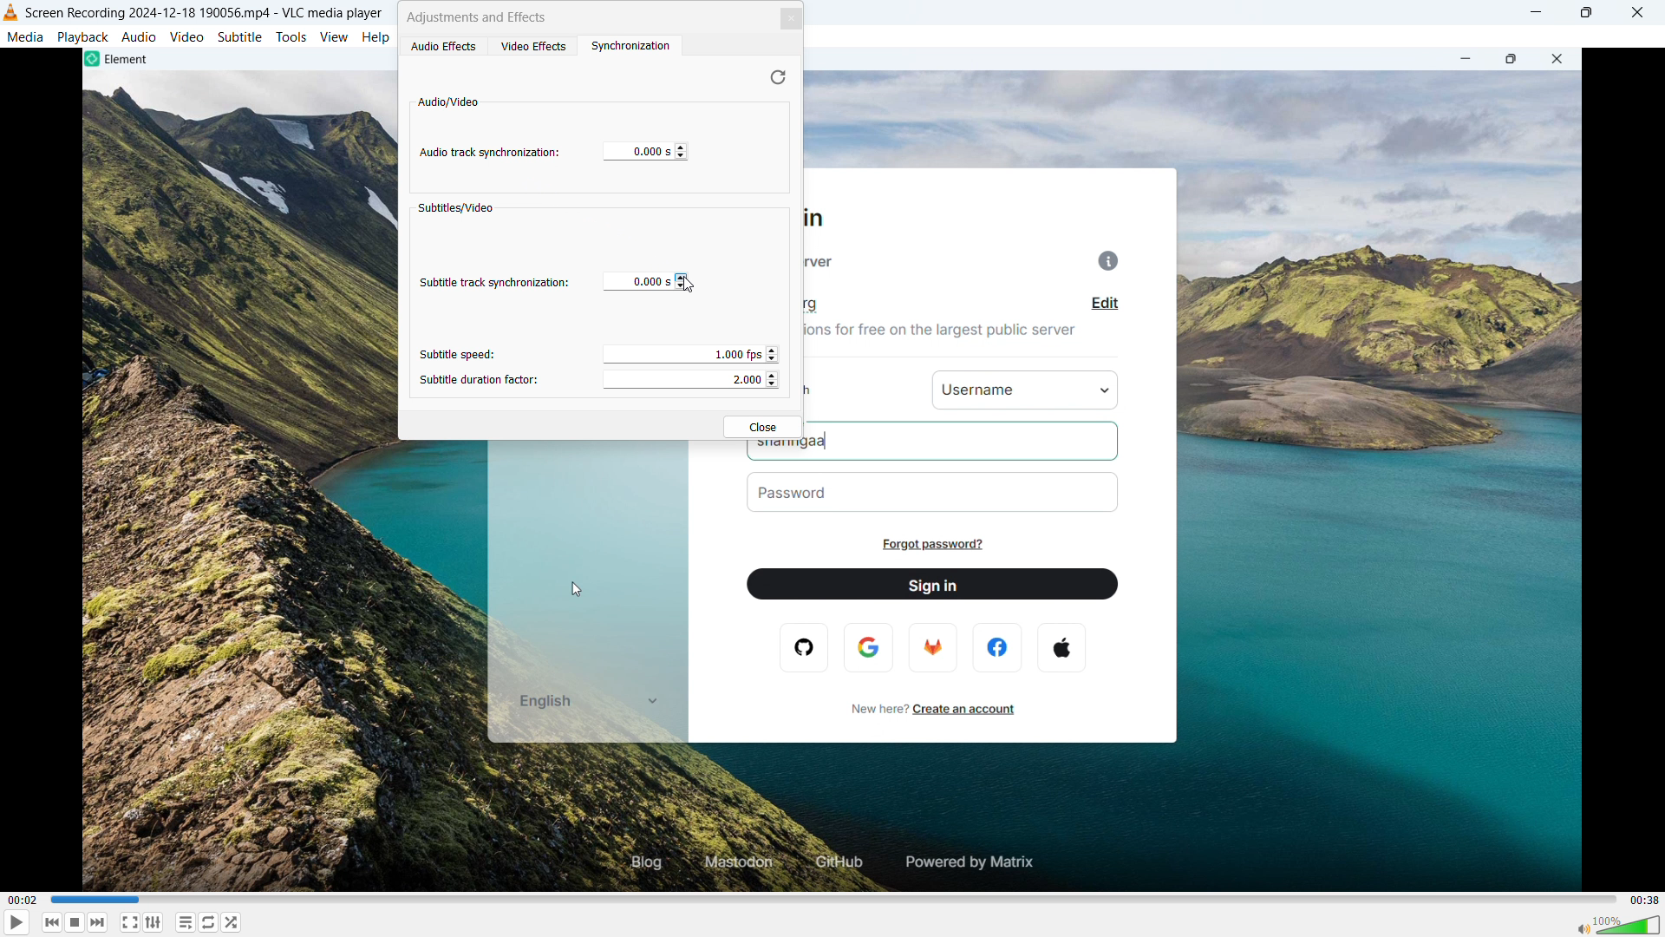 This screenshot has height=937, width=1665. I want to click on audio/video, so click(449, 102).